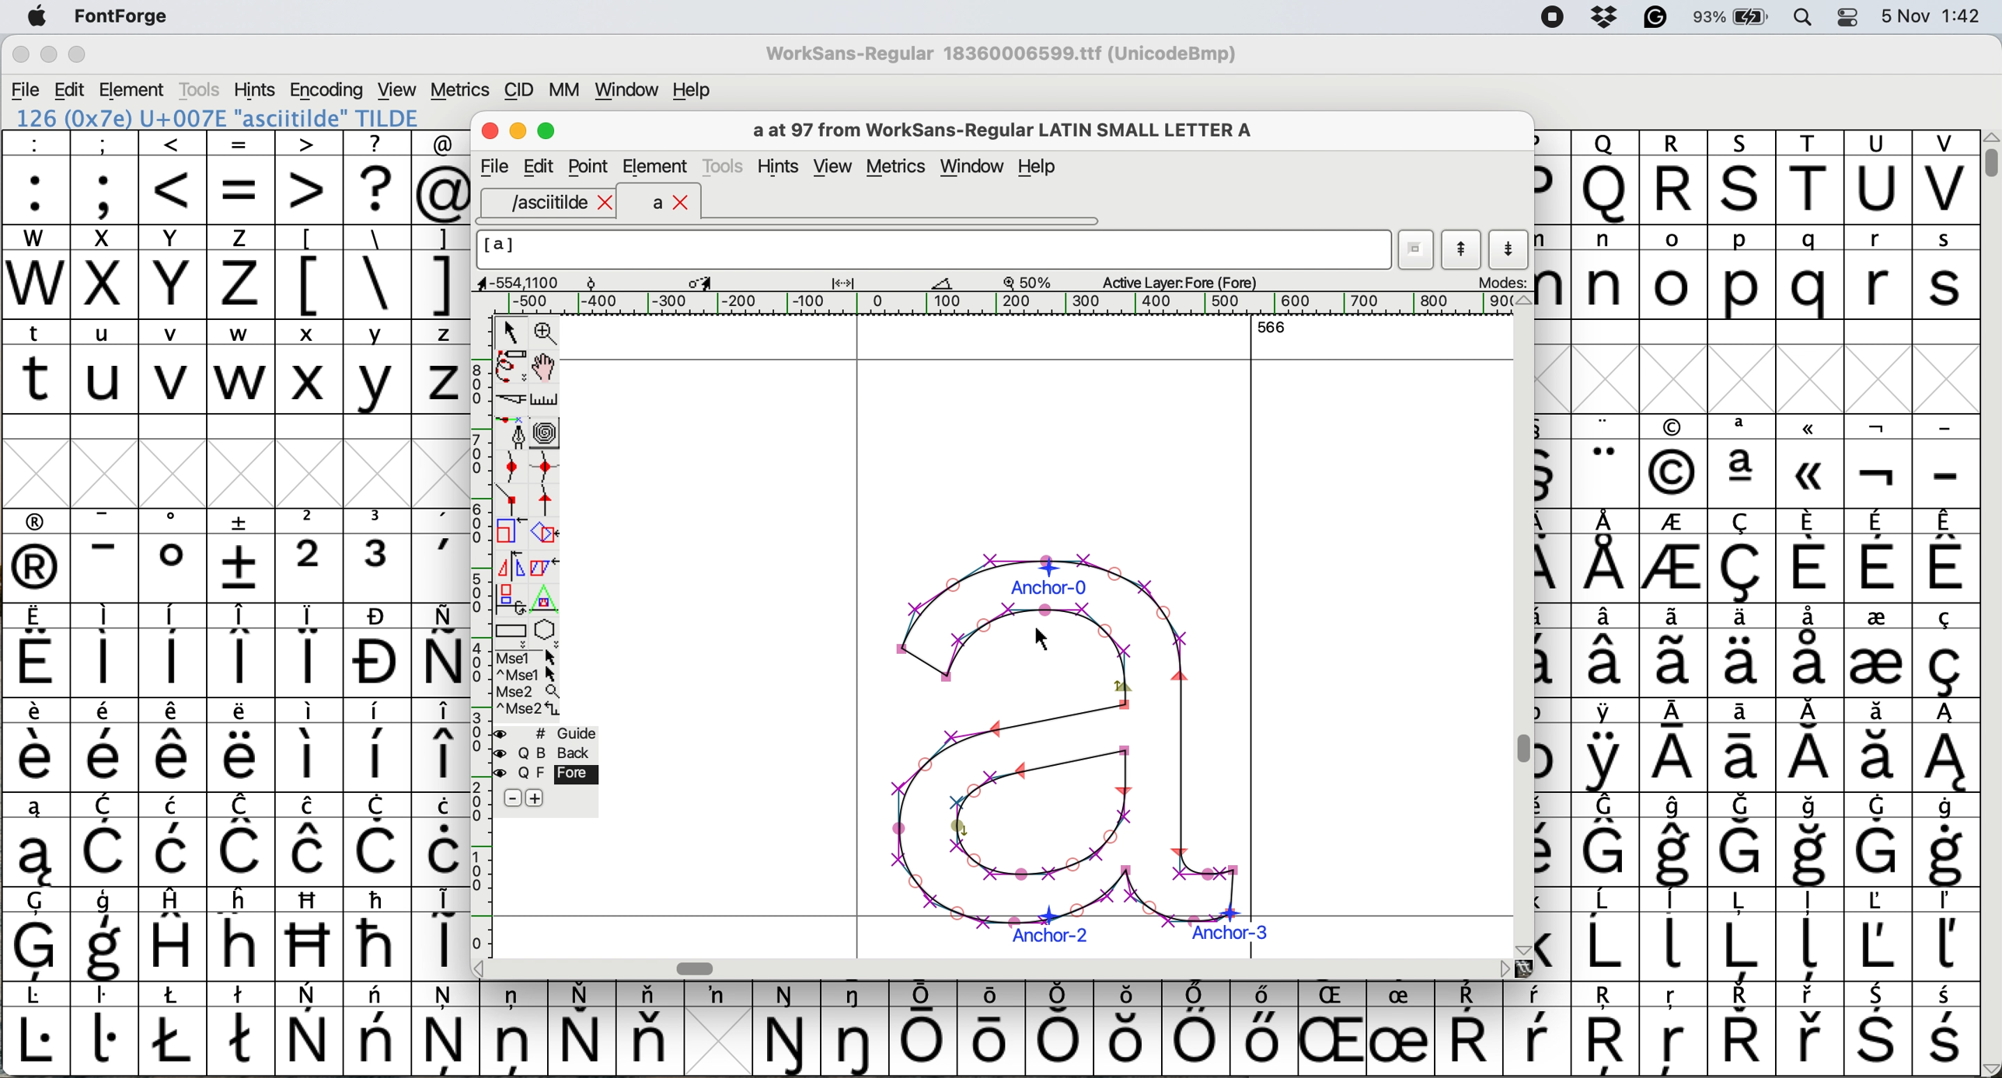 Image resolution: width=2002 pixels, height=1078 pixels. I want to click on metrics, so click(902, 169).